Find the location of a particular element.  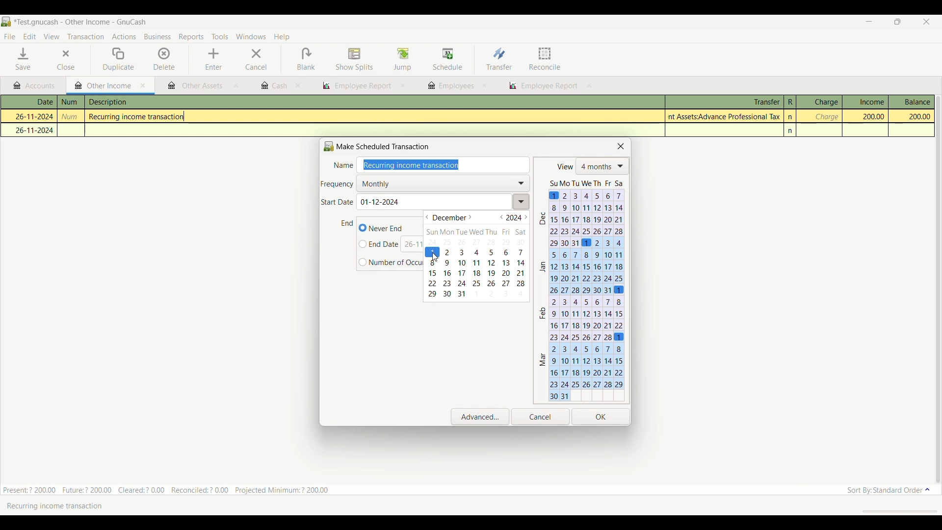

Tools menu is located at coordinates (220, 37).